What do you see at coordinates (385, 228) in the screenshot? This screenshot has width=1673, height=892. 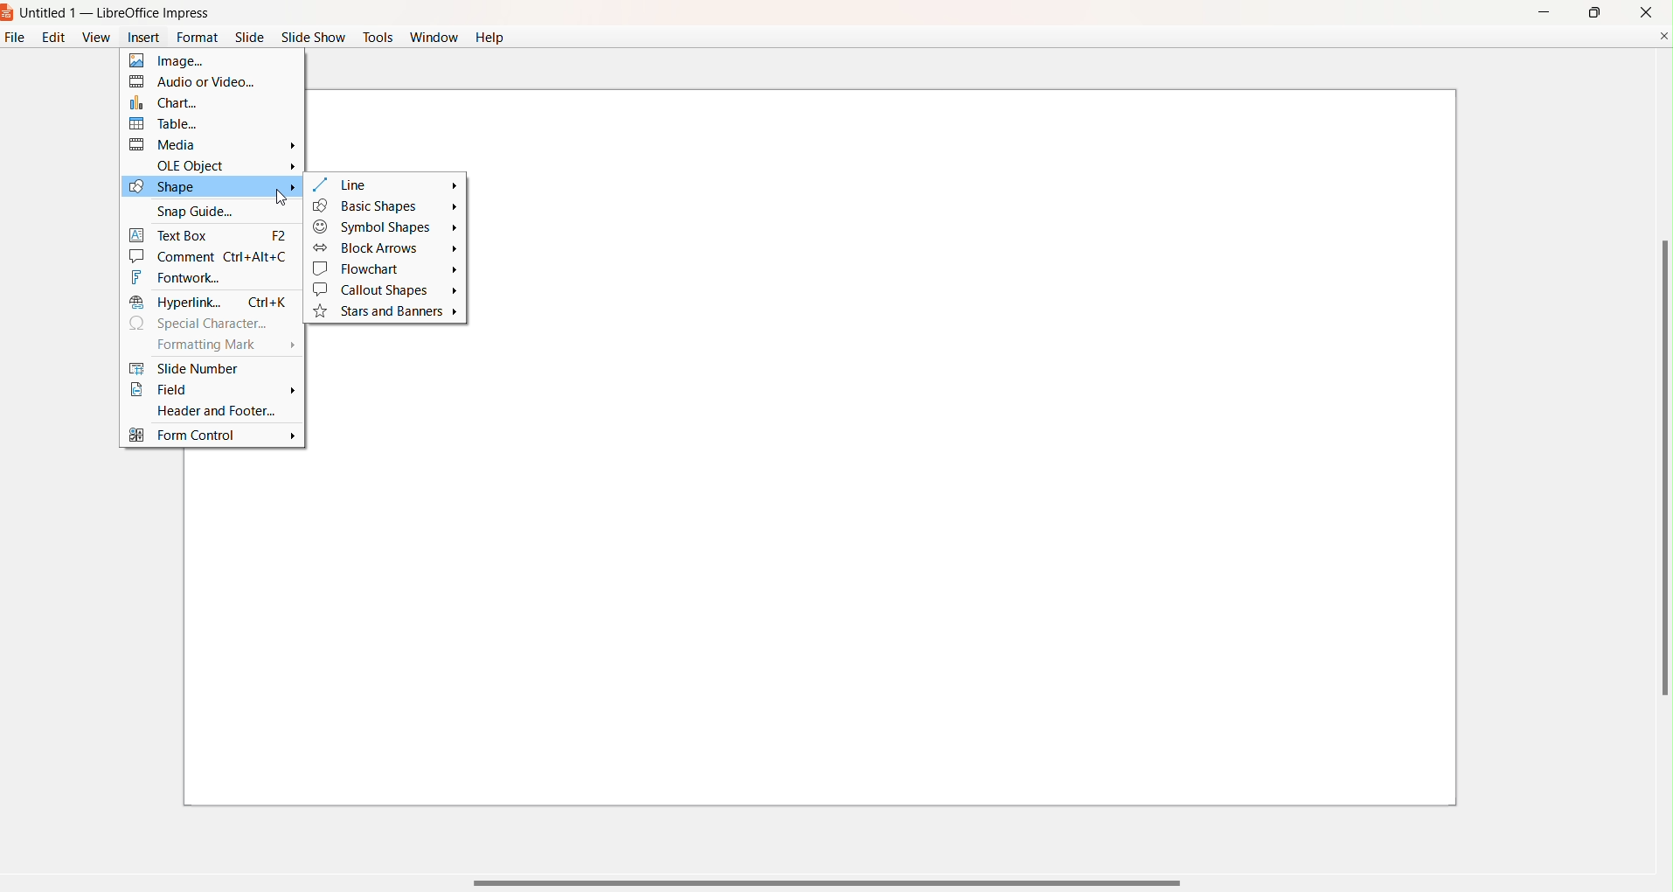 I see `Symbol Shapes` at bounding box center [385, 228].